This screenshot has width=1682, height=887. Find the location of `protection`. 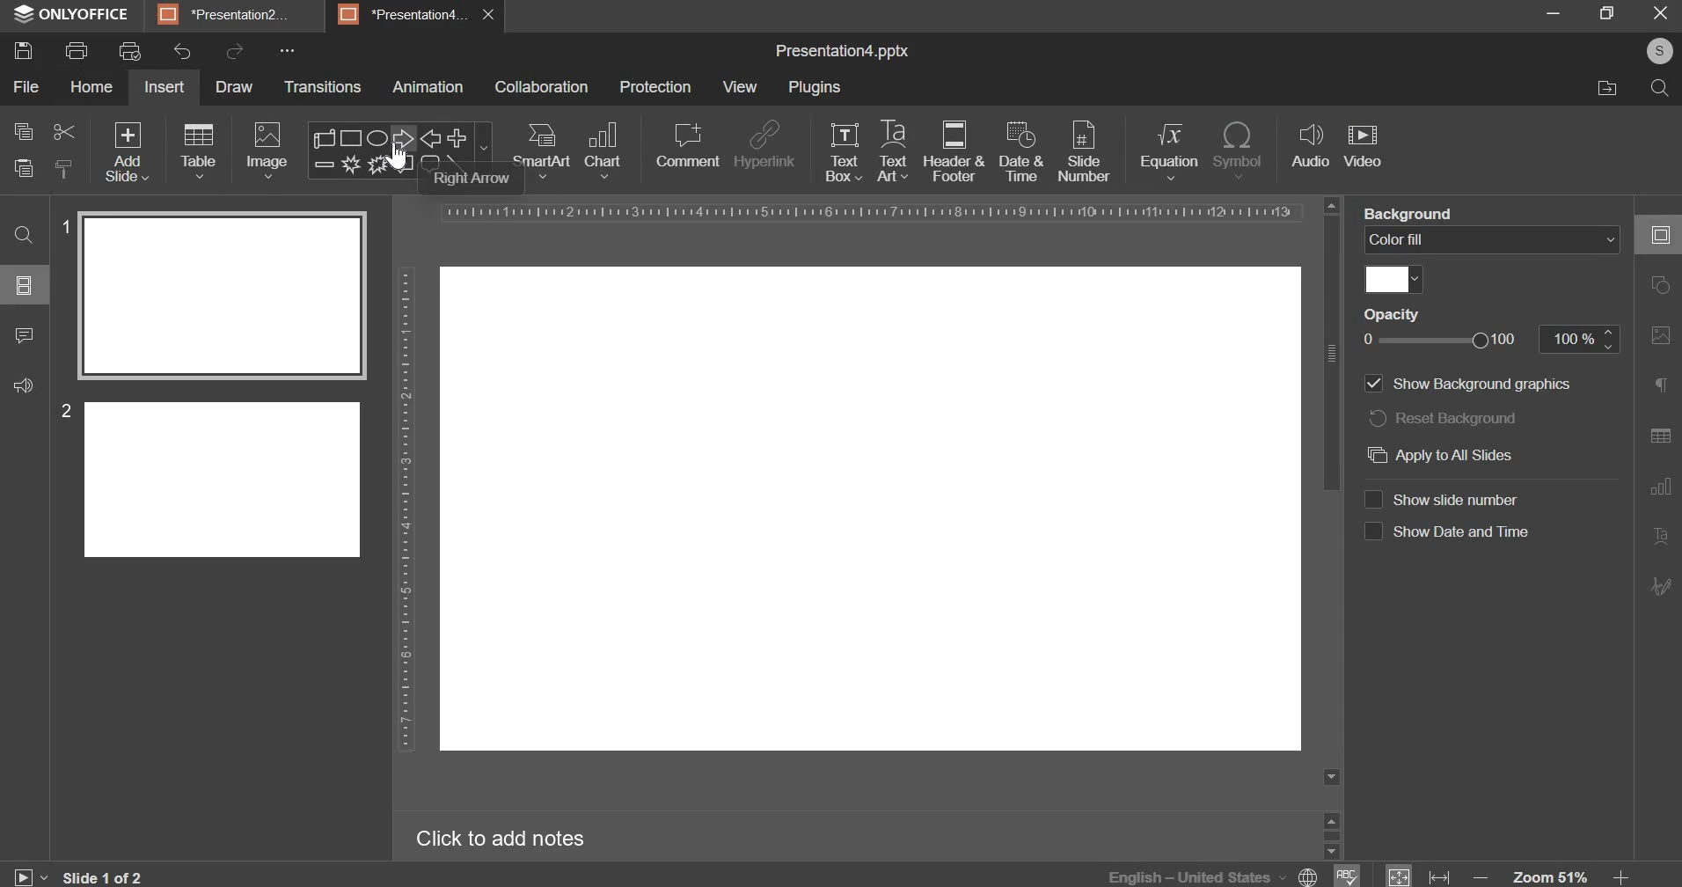

protection is located at coordinates (655, 88).